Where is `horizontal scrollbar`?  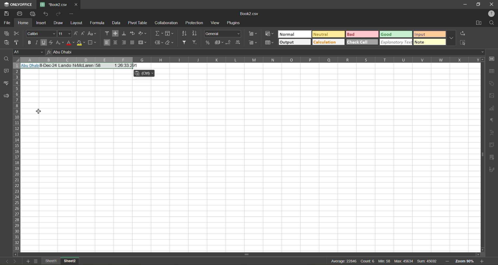 horizontal scrollbar is located at coordinates (248, 254).